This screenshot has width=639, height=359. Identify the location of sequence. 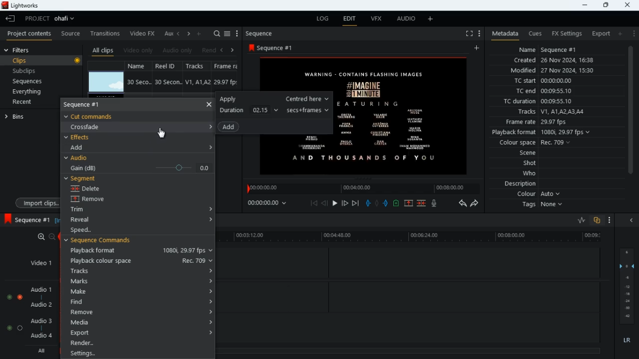
(279, 47).